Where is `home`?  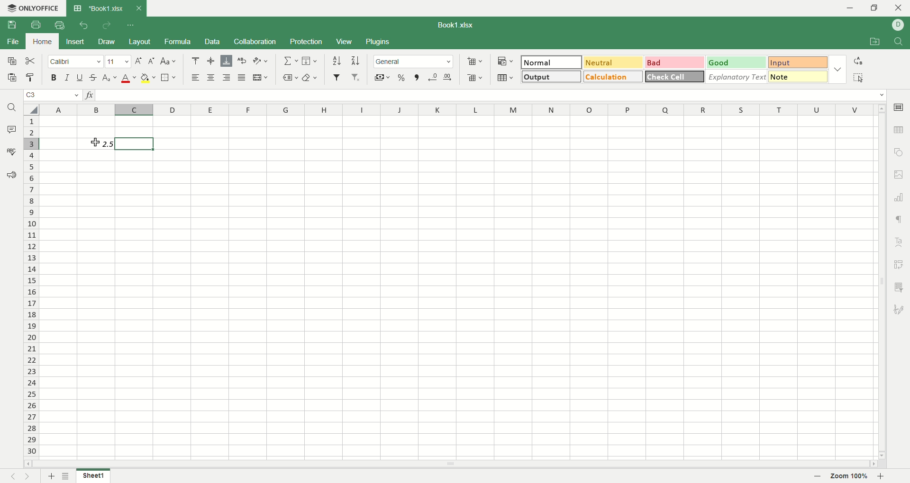
home is located at coordinates (41, 41).